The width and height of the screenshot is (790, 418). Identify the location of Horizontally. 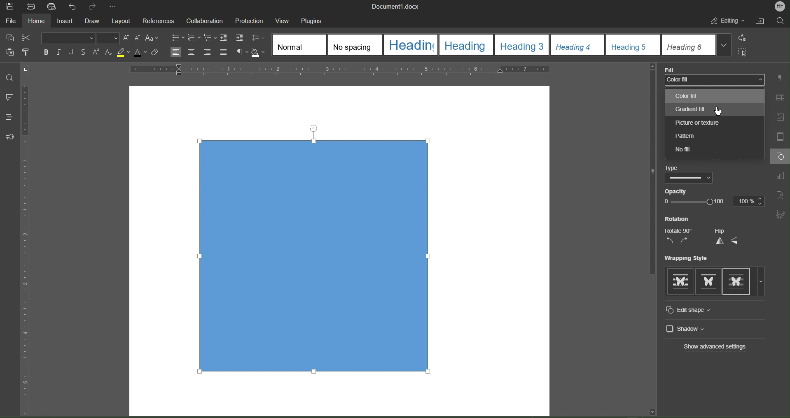
(735, 242).